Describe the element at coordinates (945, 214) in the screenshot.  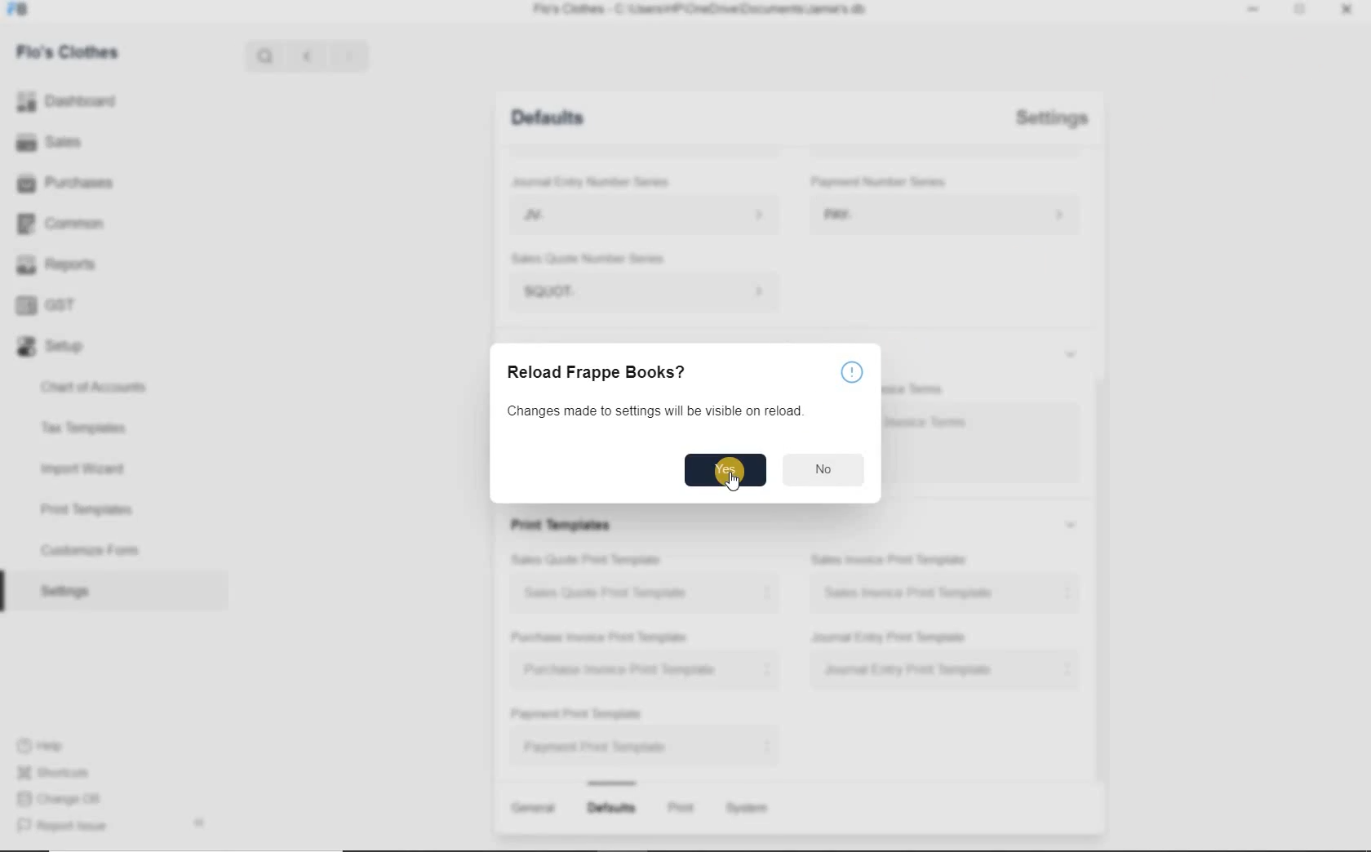
I see `PAY` at that location.